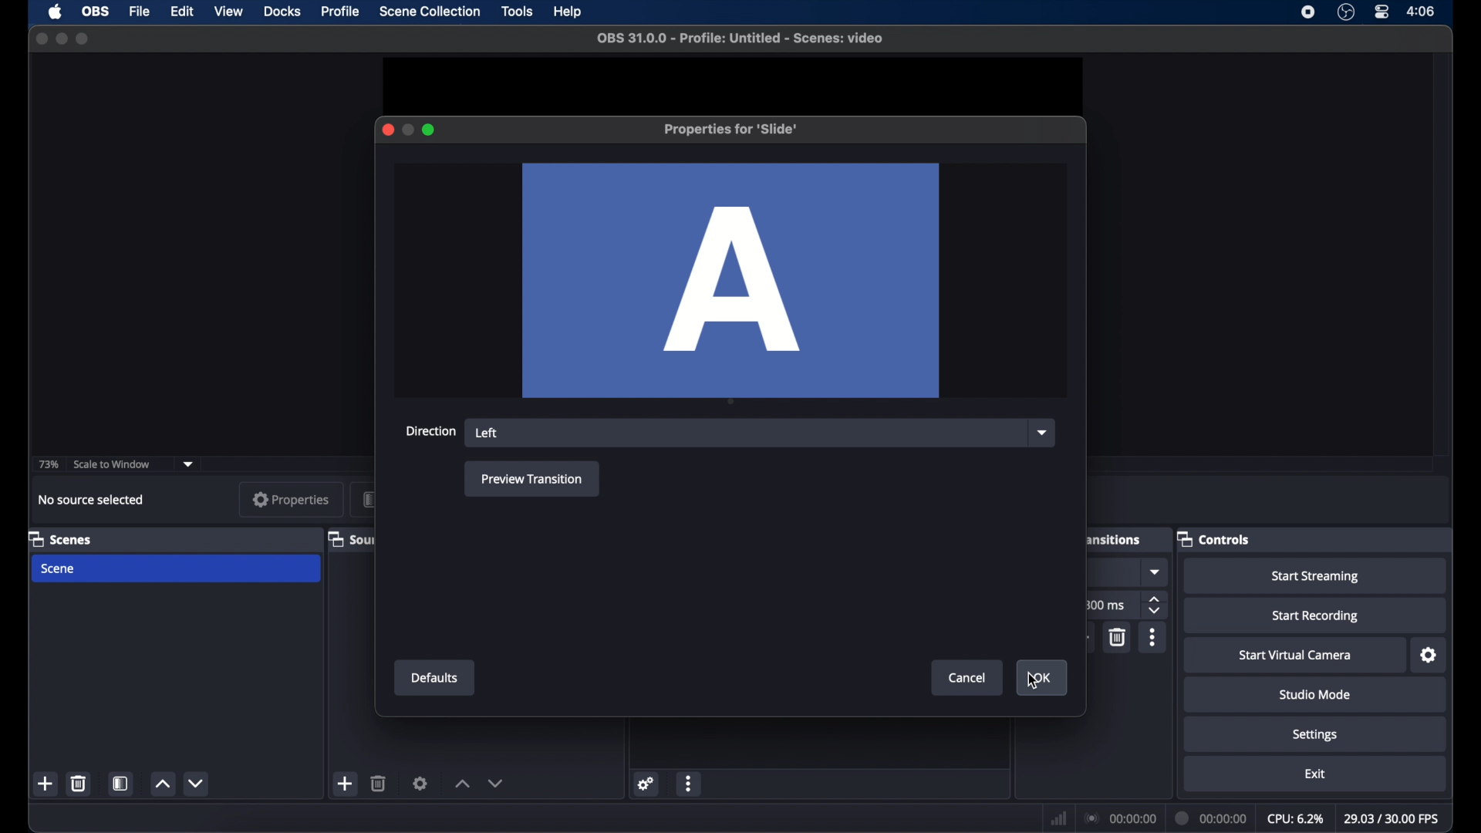  Describe the element at coordinates (92, 500) in the screenshot. I see `no source selected` at that location.